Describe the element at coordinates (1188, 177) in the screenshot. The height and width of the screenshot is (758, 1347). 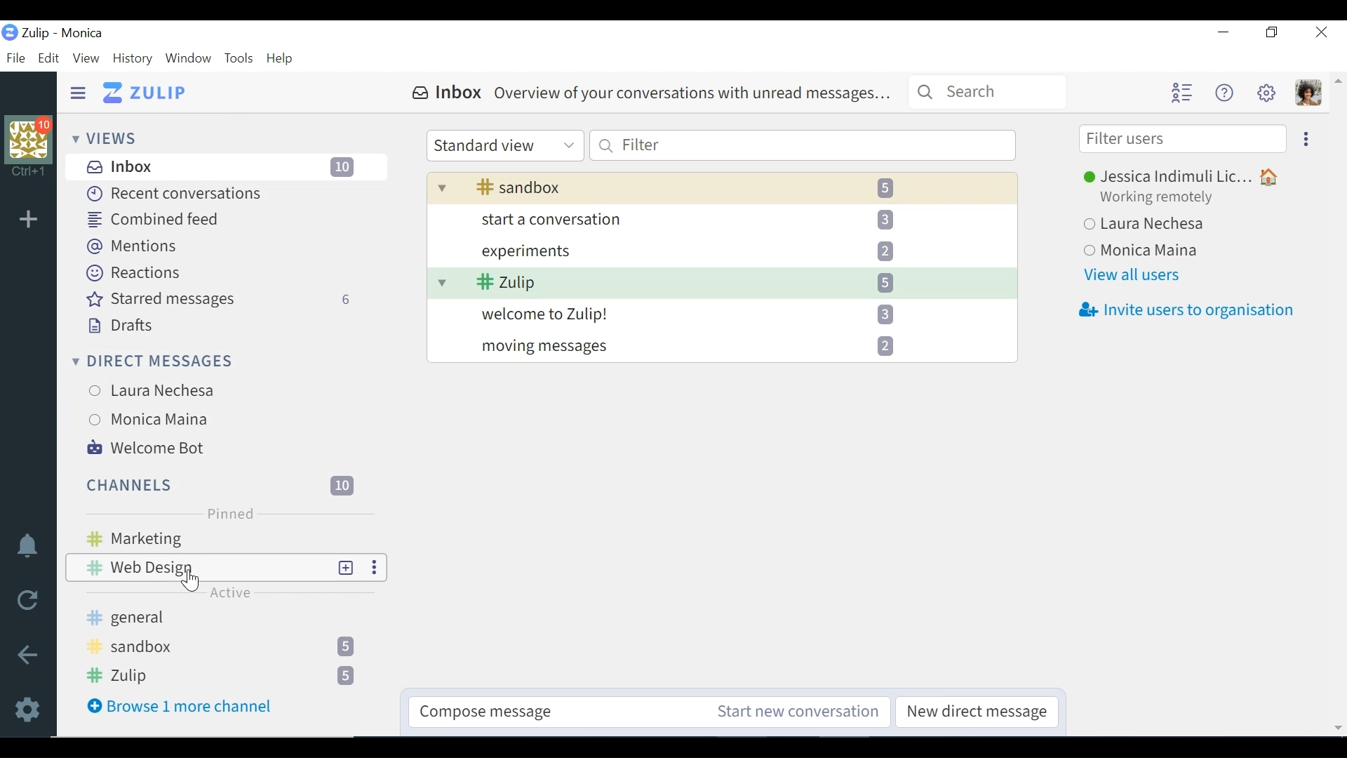
I see `User` at that location.